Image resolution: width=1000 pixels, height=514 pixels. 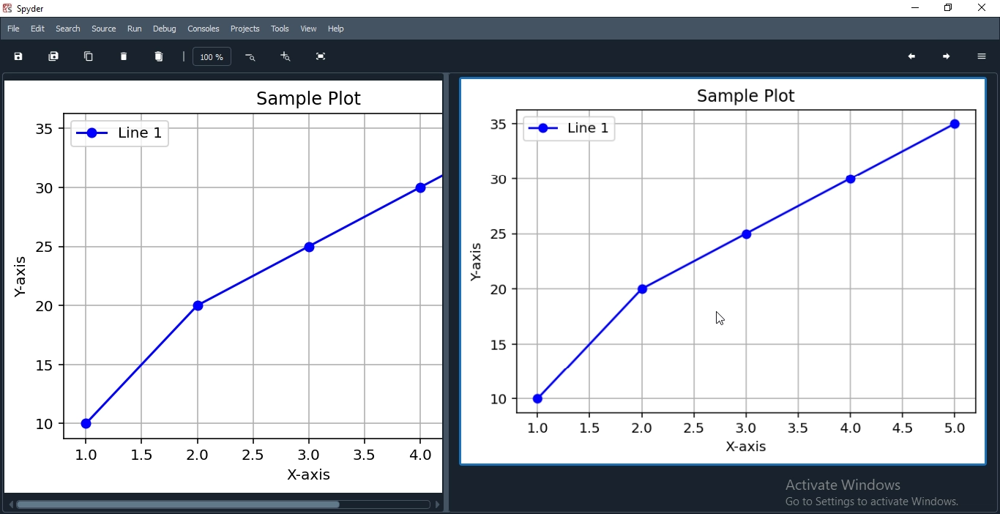 What do you see at coordinates (12, 28) in the screenshot?
I see `File ` at bounding box center [12, 28].